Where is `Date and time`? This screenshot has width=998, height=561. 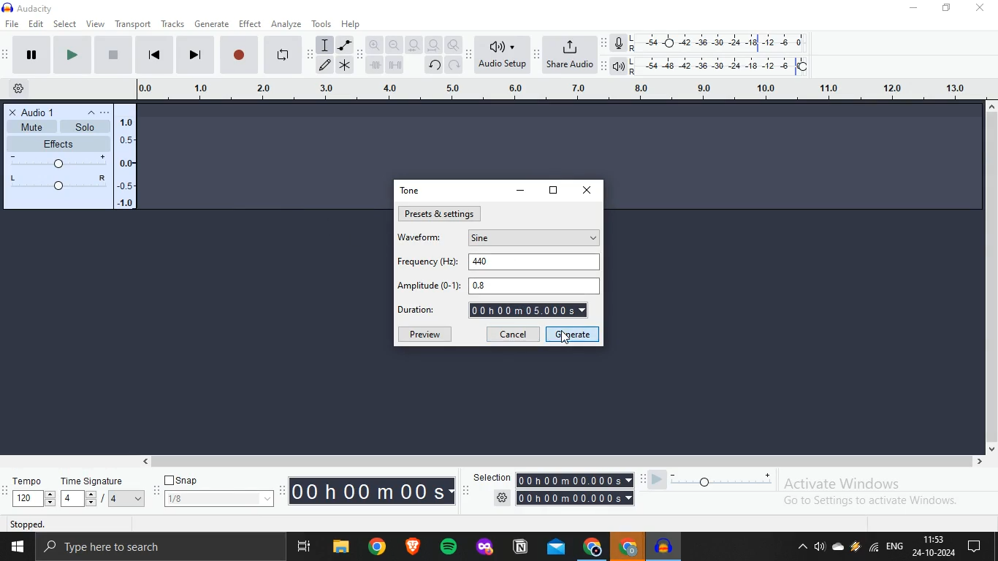
Date and time is located at coordinates (935, 547).